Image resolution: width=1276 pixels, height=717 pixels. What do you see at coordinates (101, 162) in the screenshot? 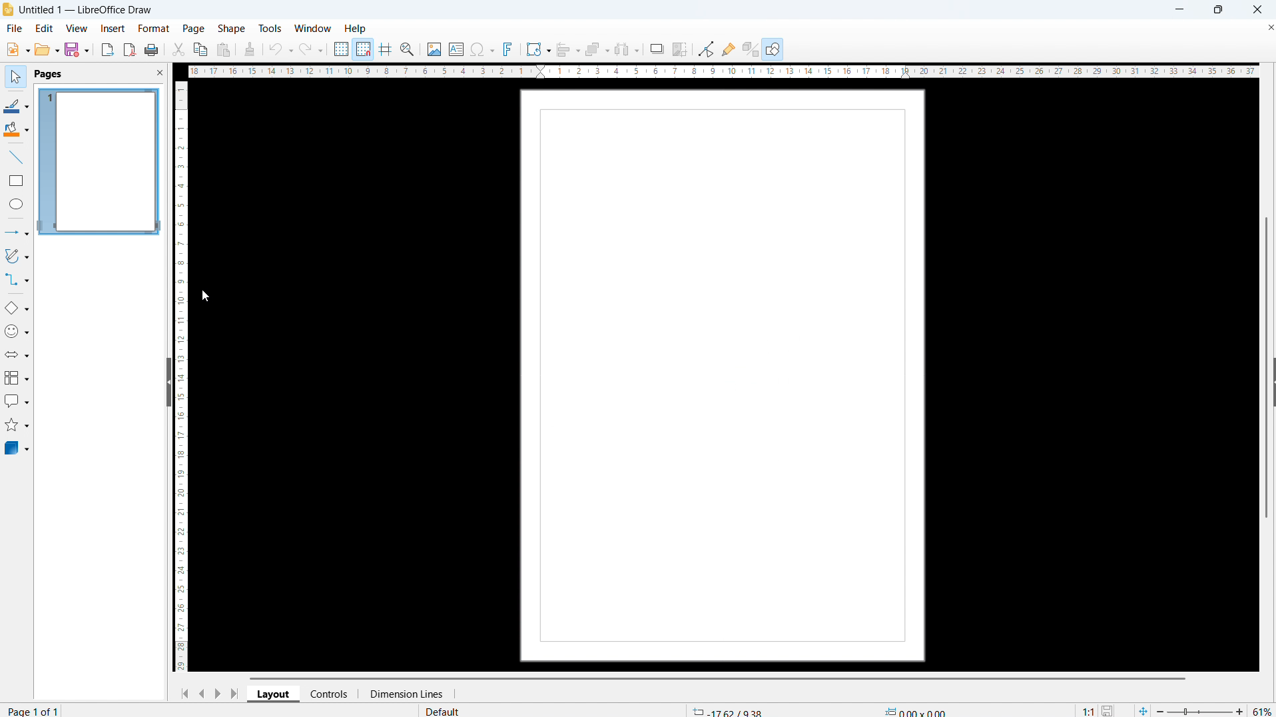
I see `page 1` at bounding box center [101, 162].